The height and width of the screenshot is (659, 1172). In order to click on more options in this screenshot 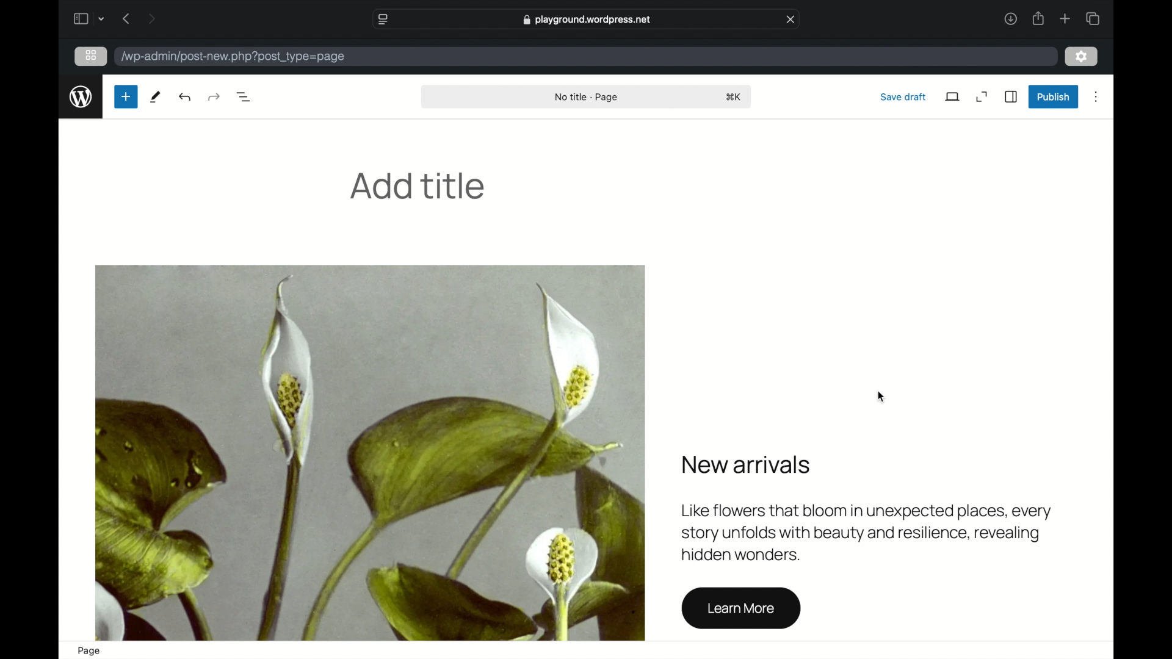, I will do `click(1096, 97)`.